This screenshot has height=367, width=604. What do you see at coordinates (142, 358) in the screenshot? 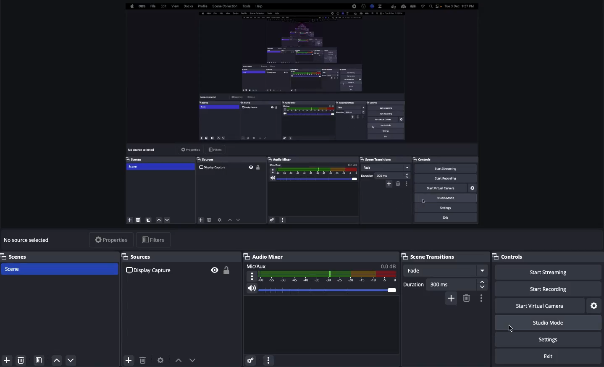
I see `delete` at bounding box center [142, 358].